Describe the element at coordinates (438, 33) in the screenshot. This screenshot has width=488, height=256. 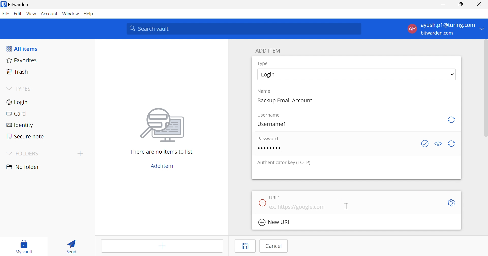
I see `bitwarden.com` at that location.